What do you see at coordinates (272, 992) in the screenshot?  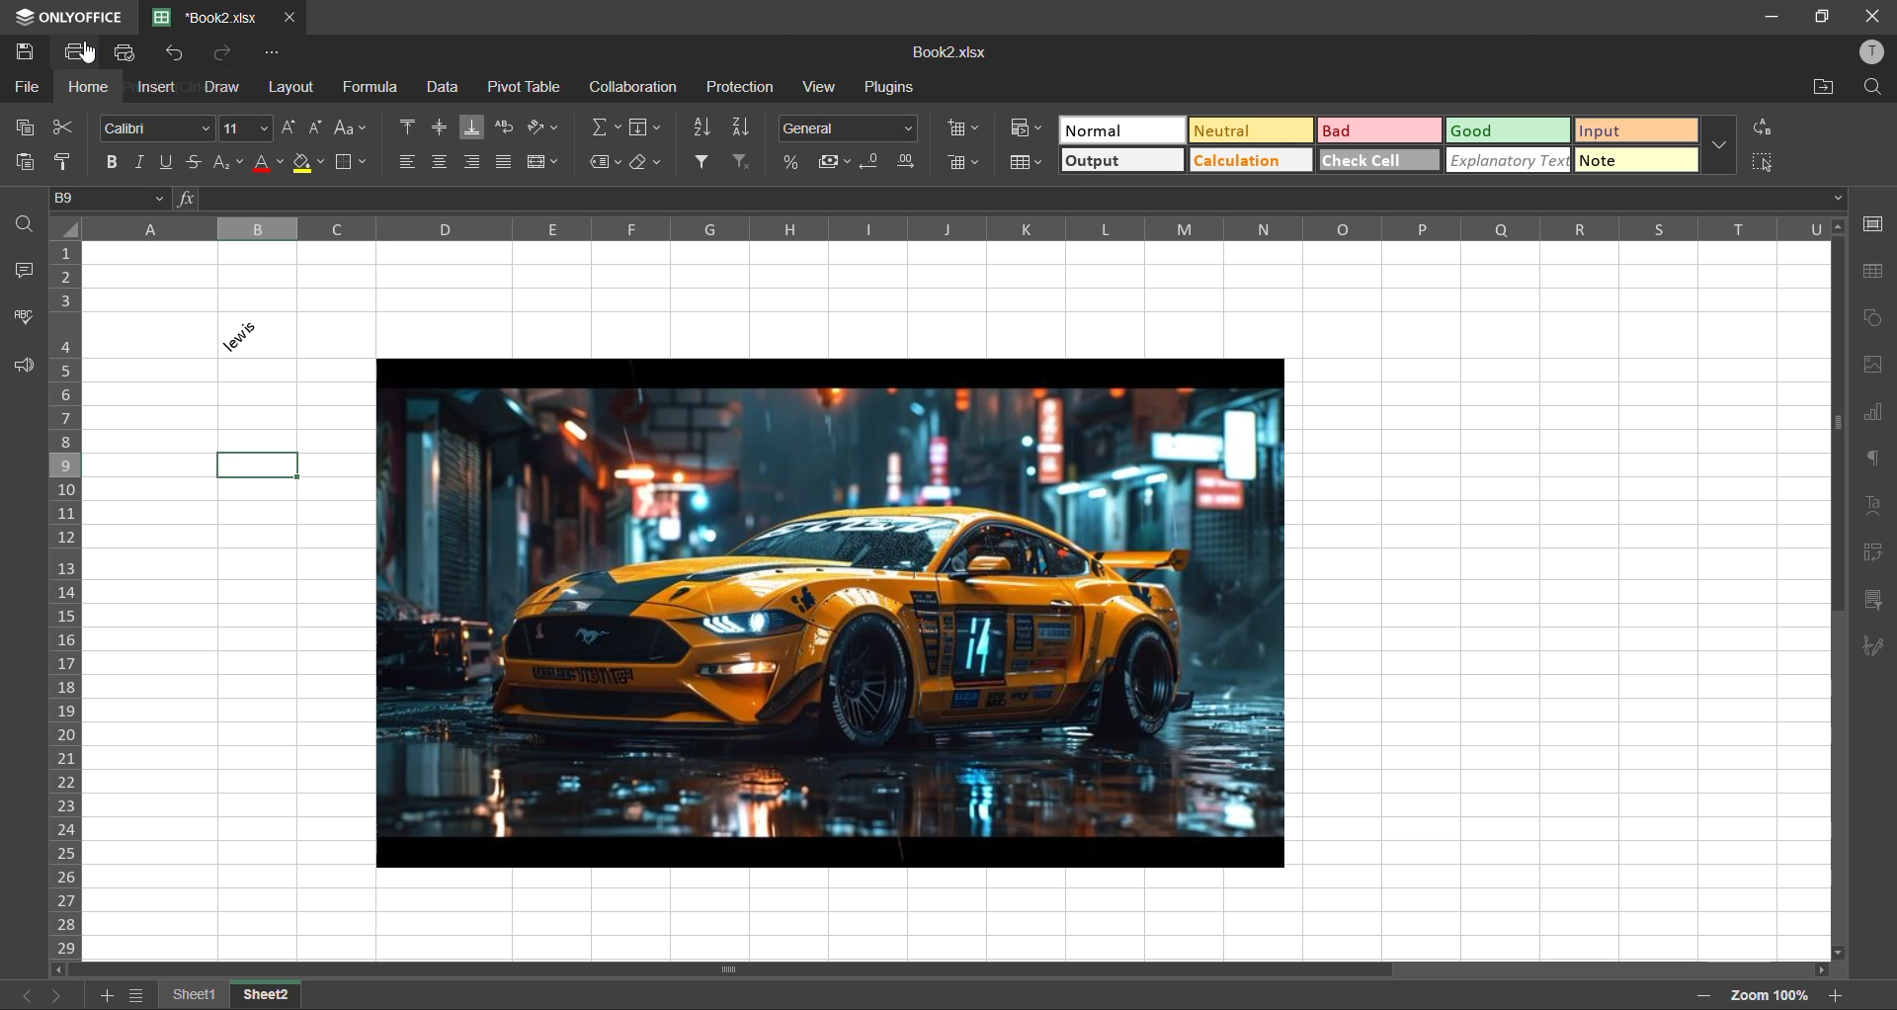 I see `Sheet2` at bounding box center [272, 992].